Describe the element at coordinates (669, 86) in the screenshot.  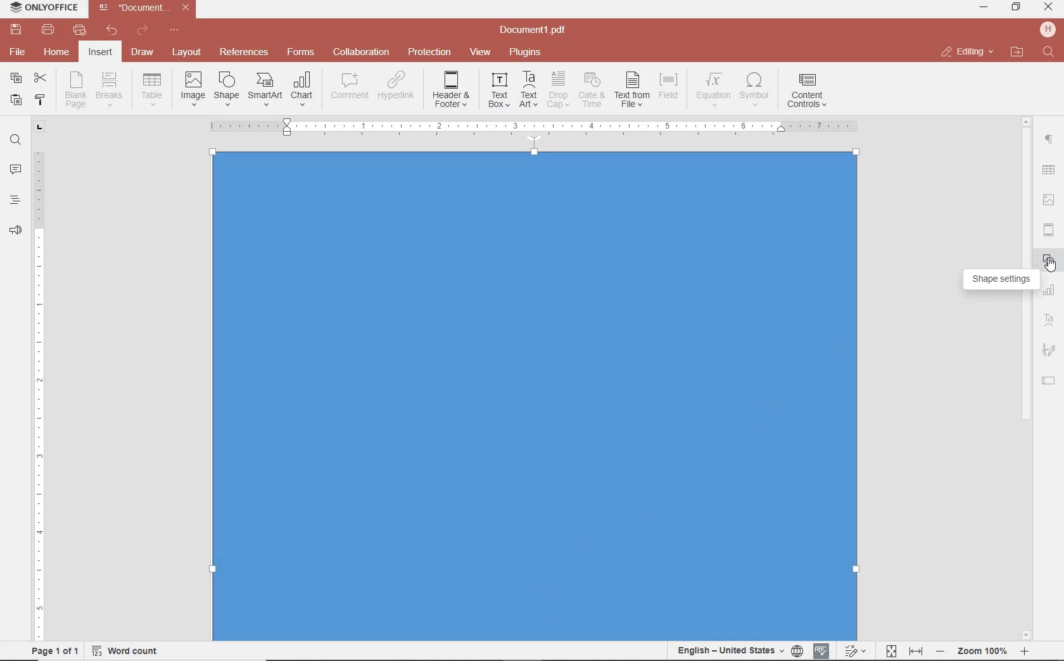
I see `INSERT FIELD` at that location.